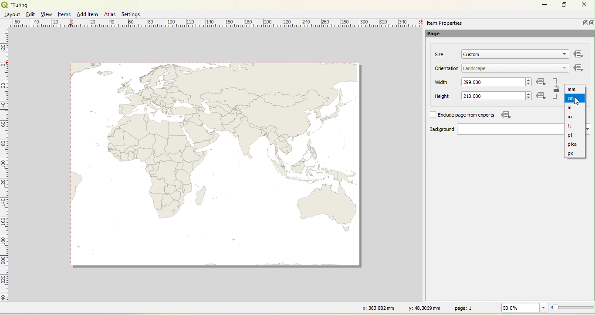 The image size is (595, 315). Describe the element at coordinates (570, 126) in the screenshot. I see `feet` at that location.